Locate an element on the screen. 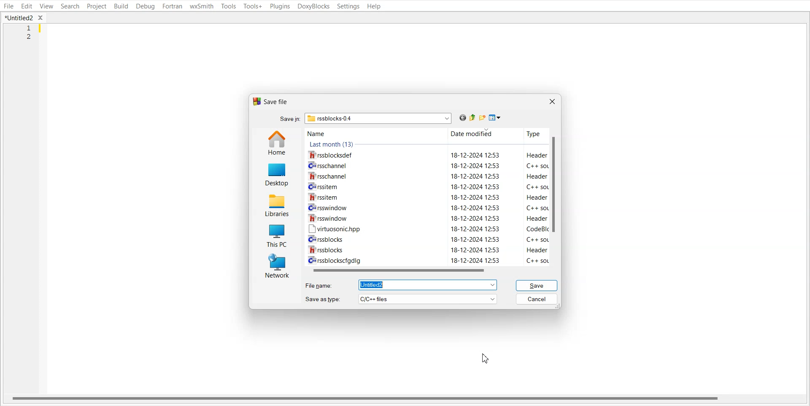 The width and height of the screenshot is (810, 406). C+ rssblockscfgdig 18-12-2024 12:53 C++ so is located at coordinates (427, 262).